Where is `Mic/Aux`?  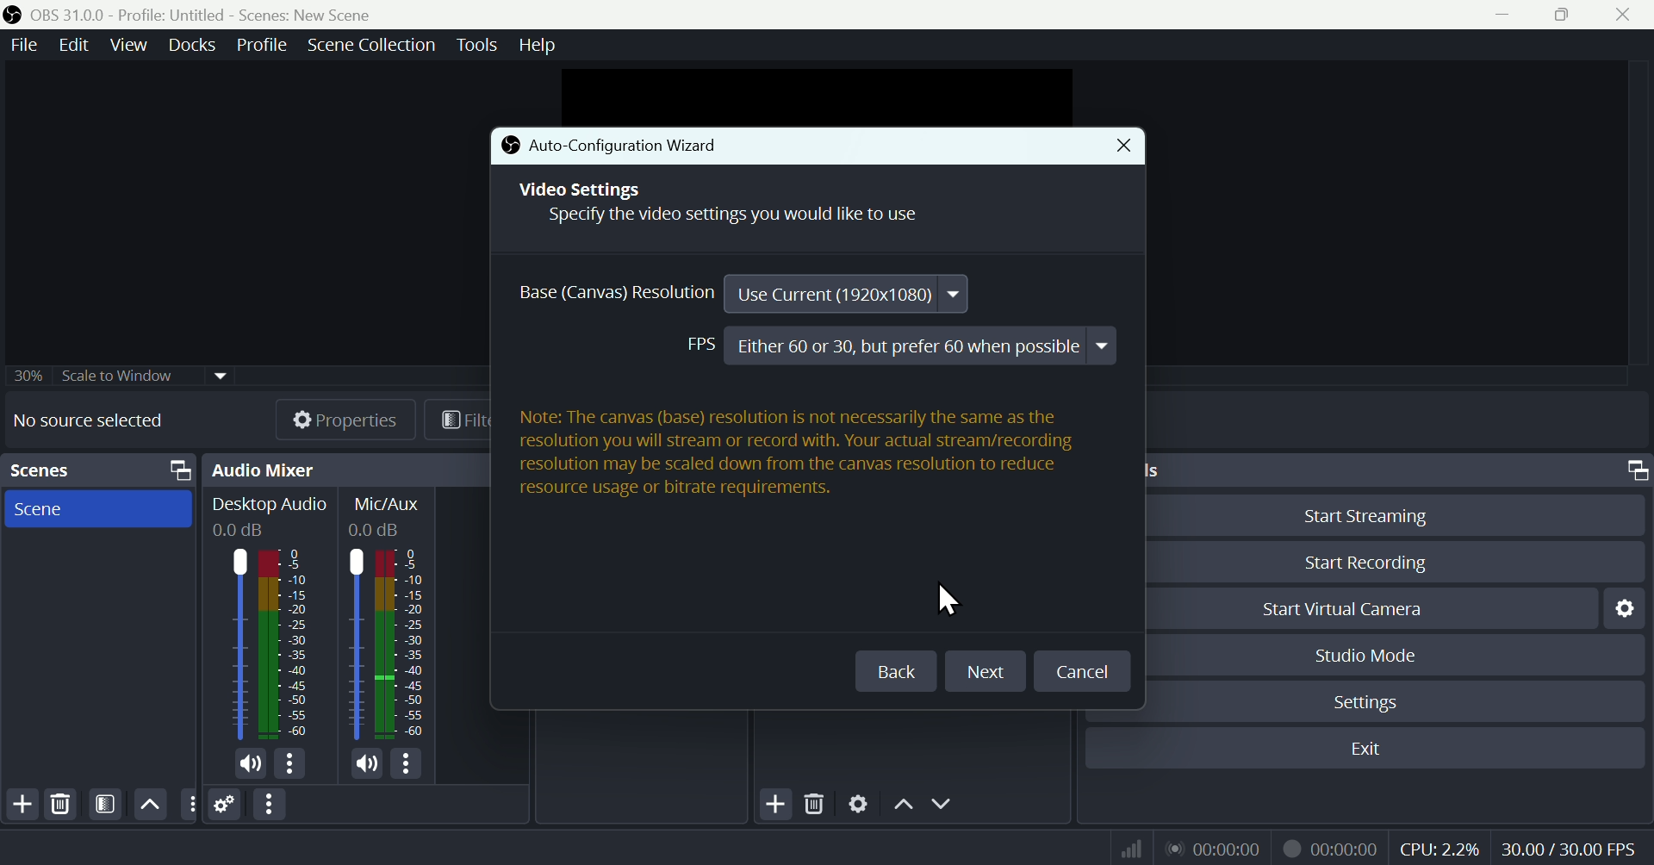 Mic/Aux is located at coordinates (389, 618).